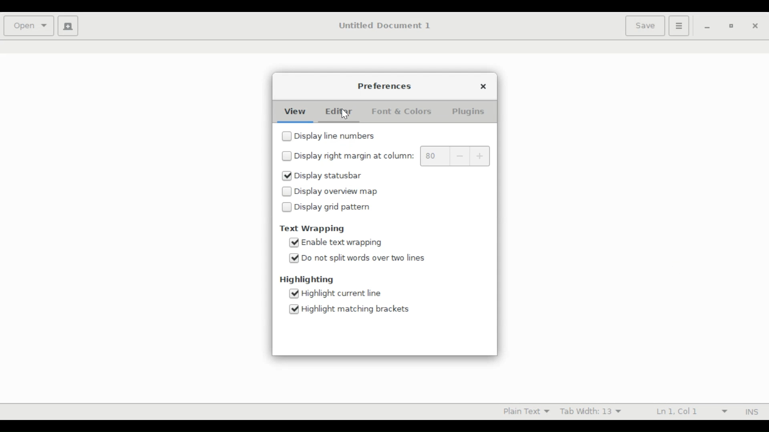 This screenshot has width=769, height=432. Describe the element at coordinates (342, 294) in the screenshot. I see `(un)check Highlight current line` at that location.